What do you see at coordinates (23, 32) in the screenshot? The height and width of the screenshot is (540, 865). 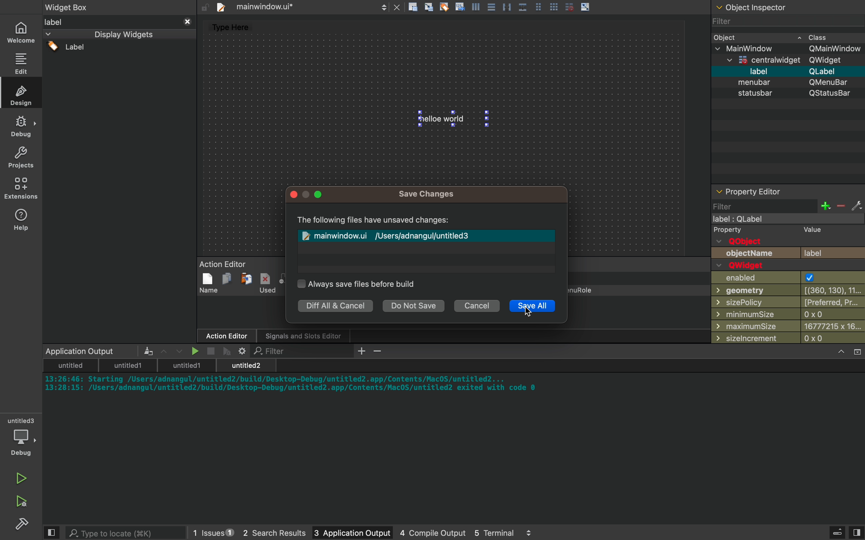 I see `home` at bounding box center [23, 32].